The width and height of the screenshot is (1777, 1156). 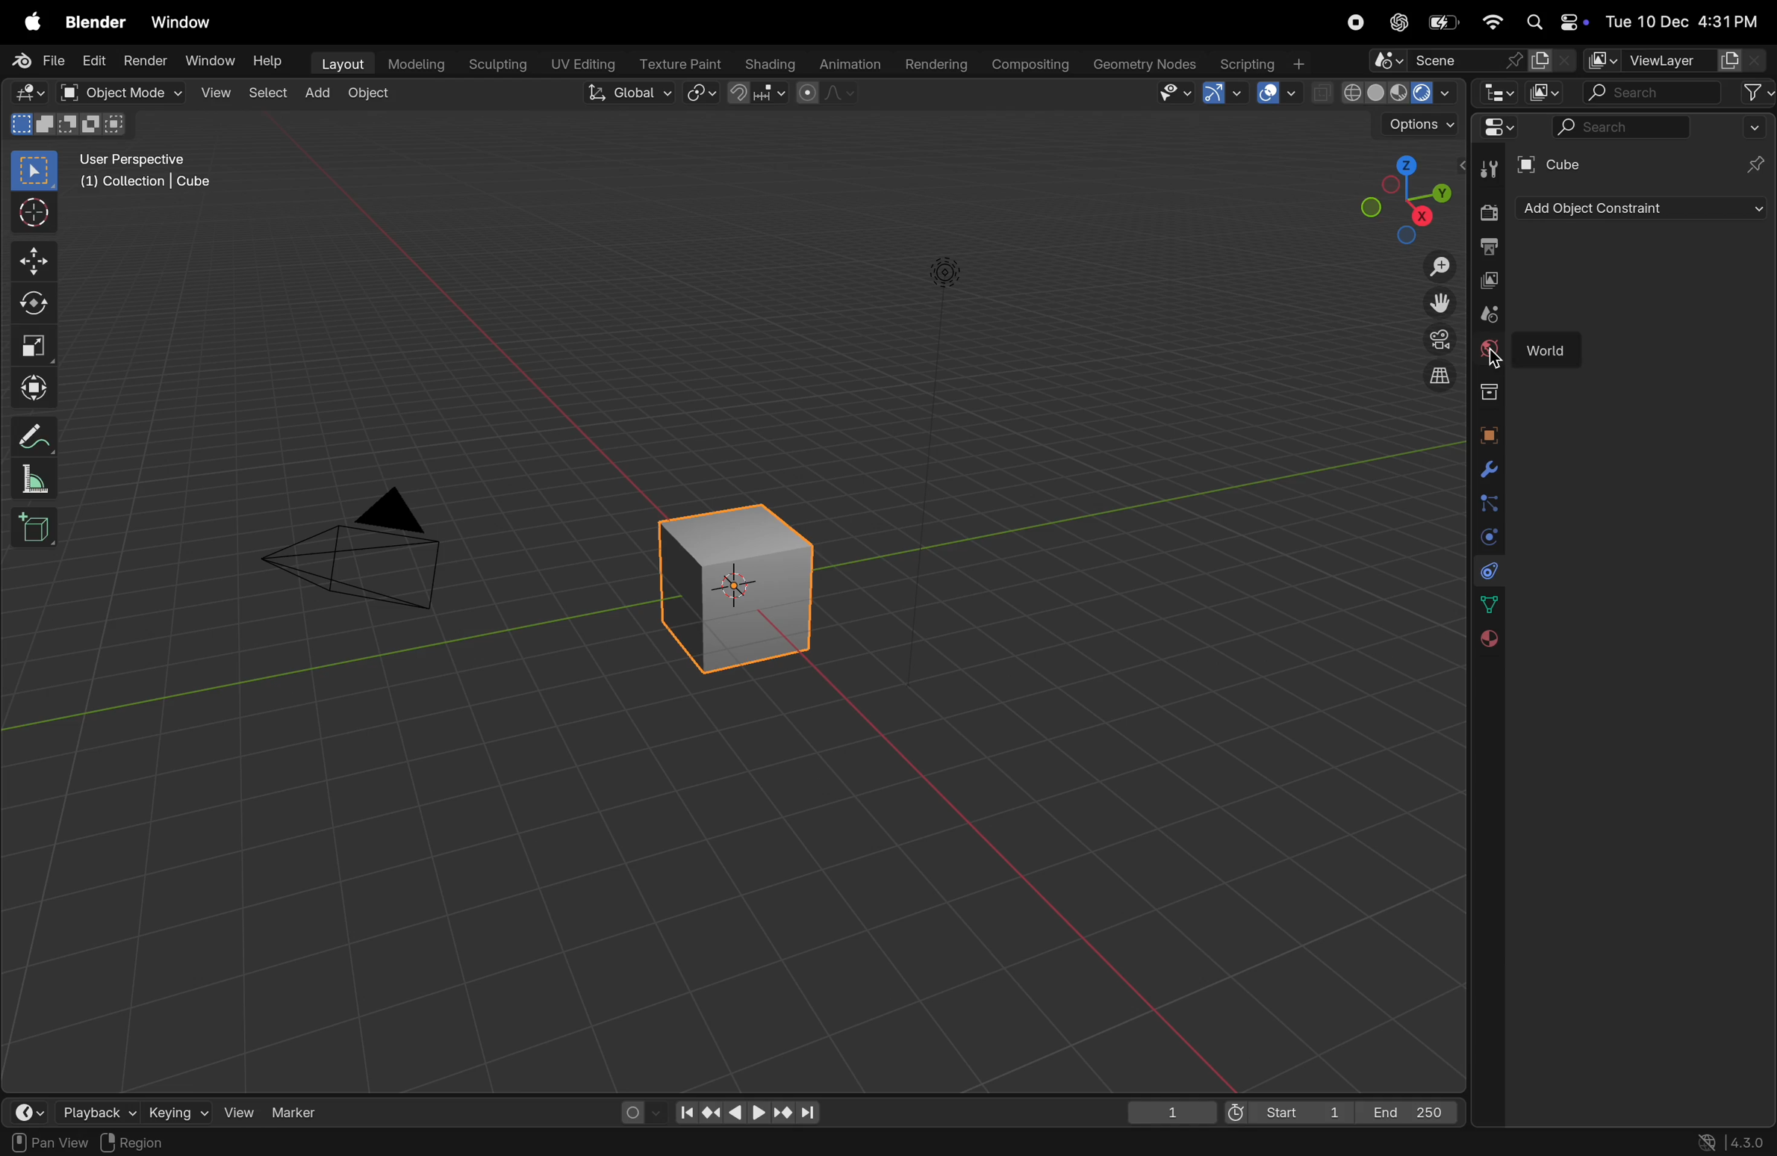 I want to click on trasnform pviot, so click(x=703, y=93).